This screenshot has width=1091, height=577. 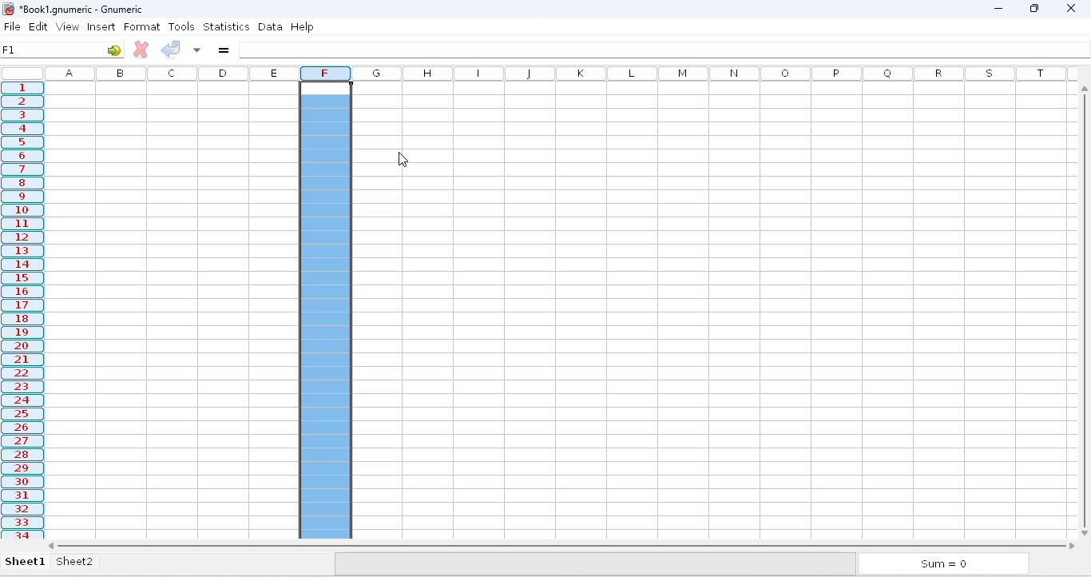 I want to click on sheet1, so click(x=26, y=563).